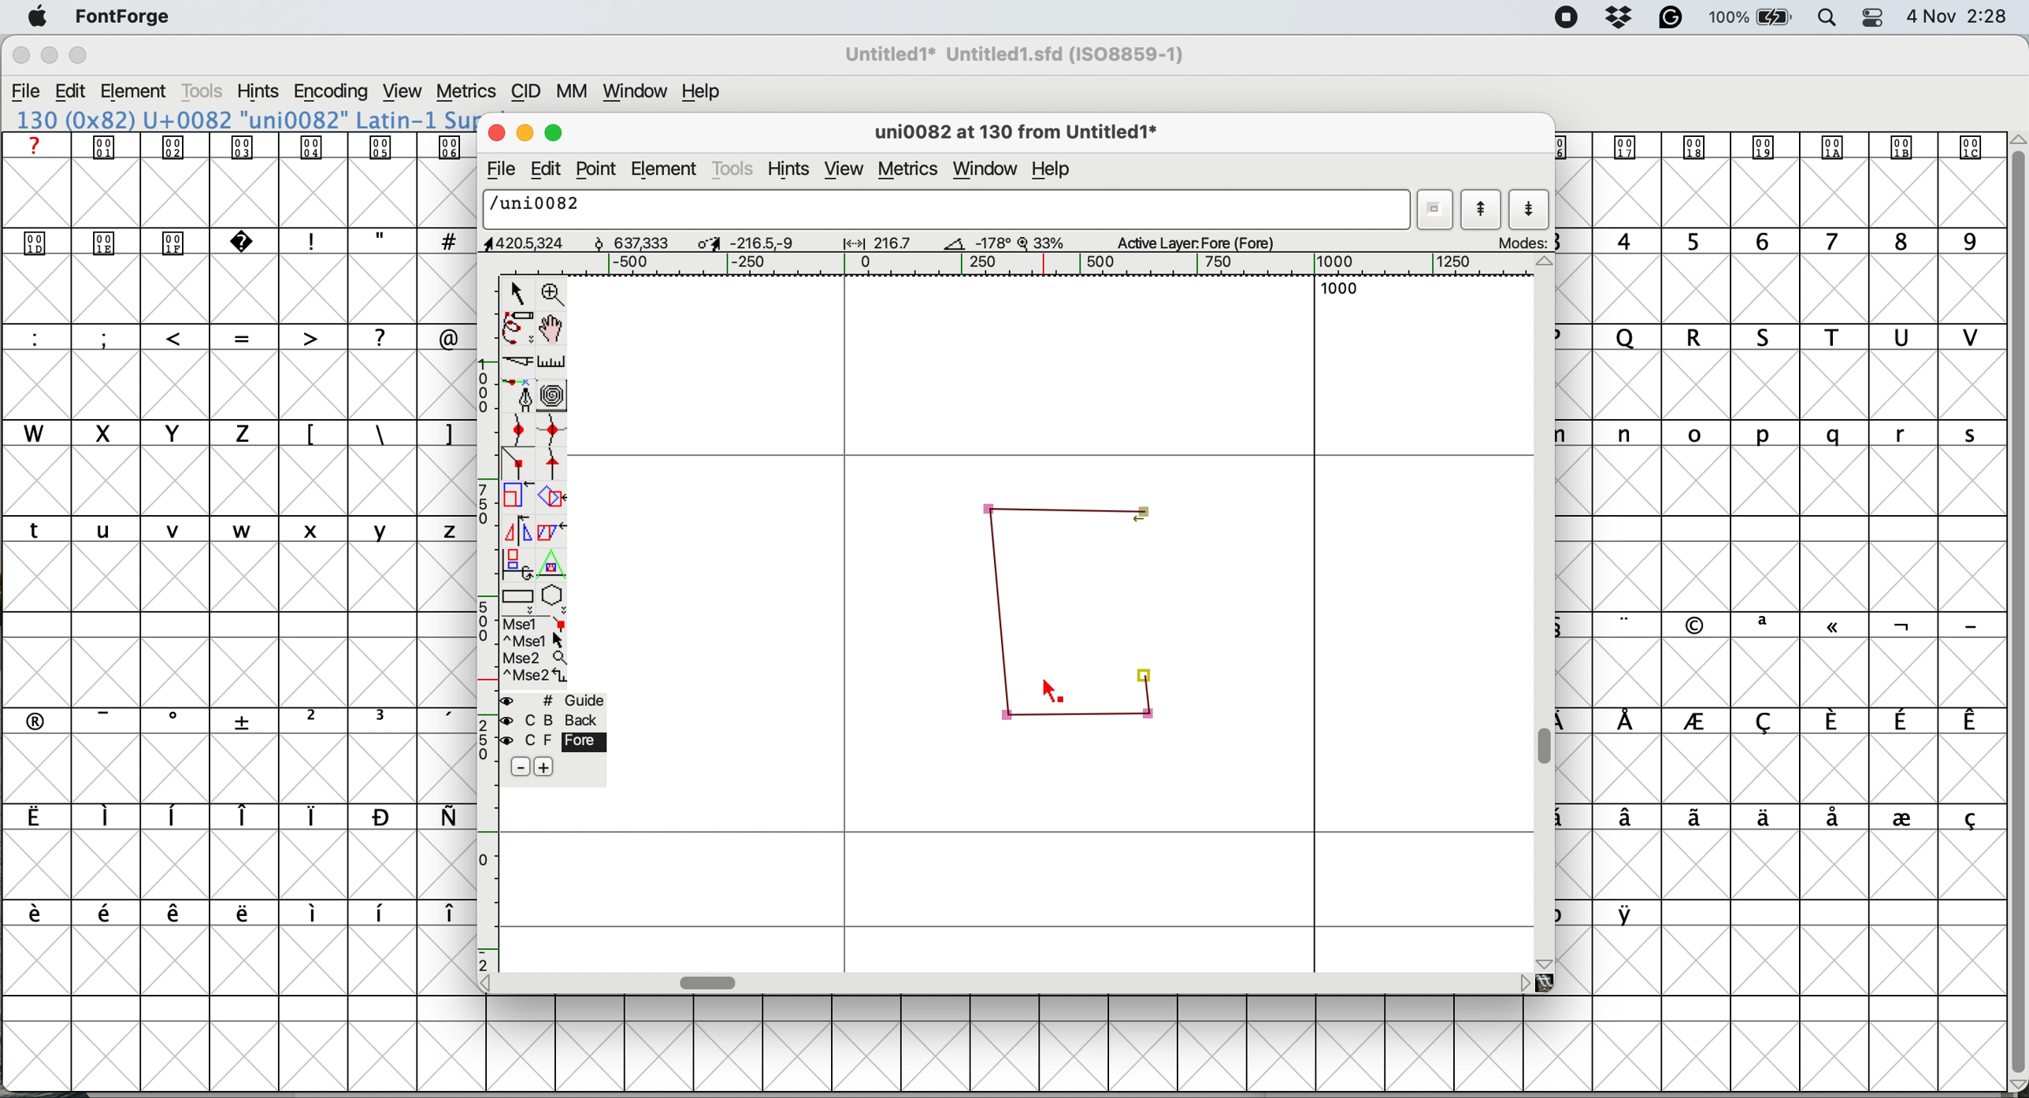 The image size is (2029, 1098). Describe the element at coordinates (705, 91) in the screenshot. I see `help` at that location.